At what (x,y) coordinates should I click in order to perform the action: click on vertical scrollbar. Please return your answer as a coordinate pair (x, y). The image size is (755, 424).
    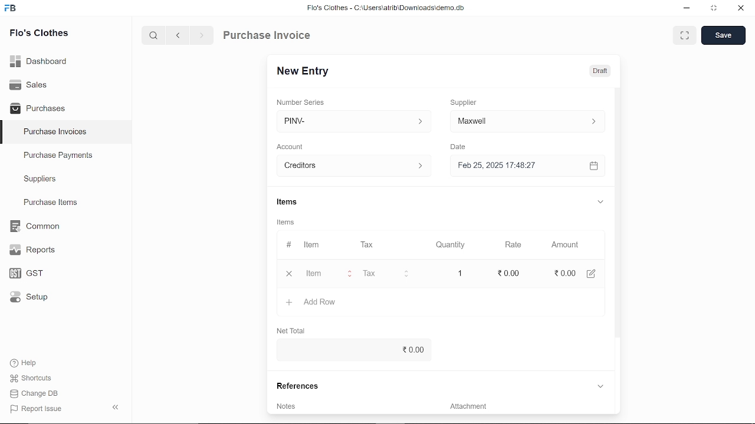
    Looking at the image, I should click on (616, 212).